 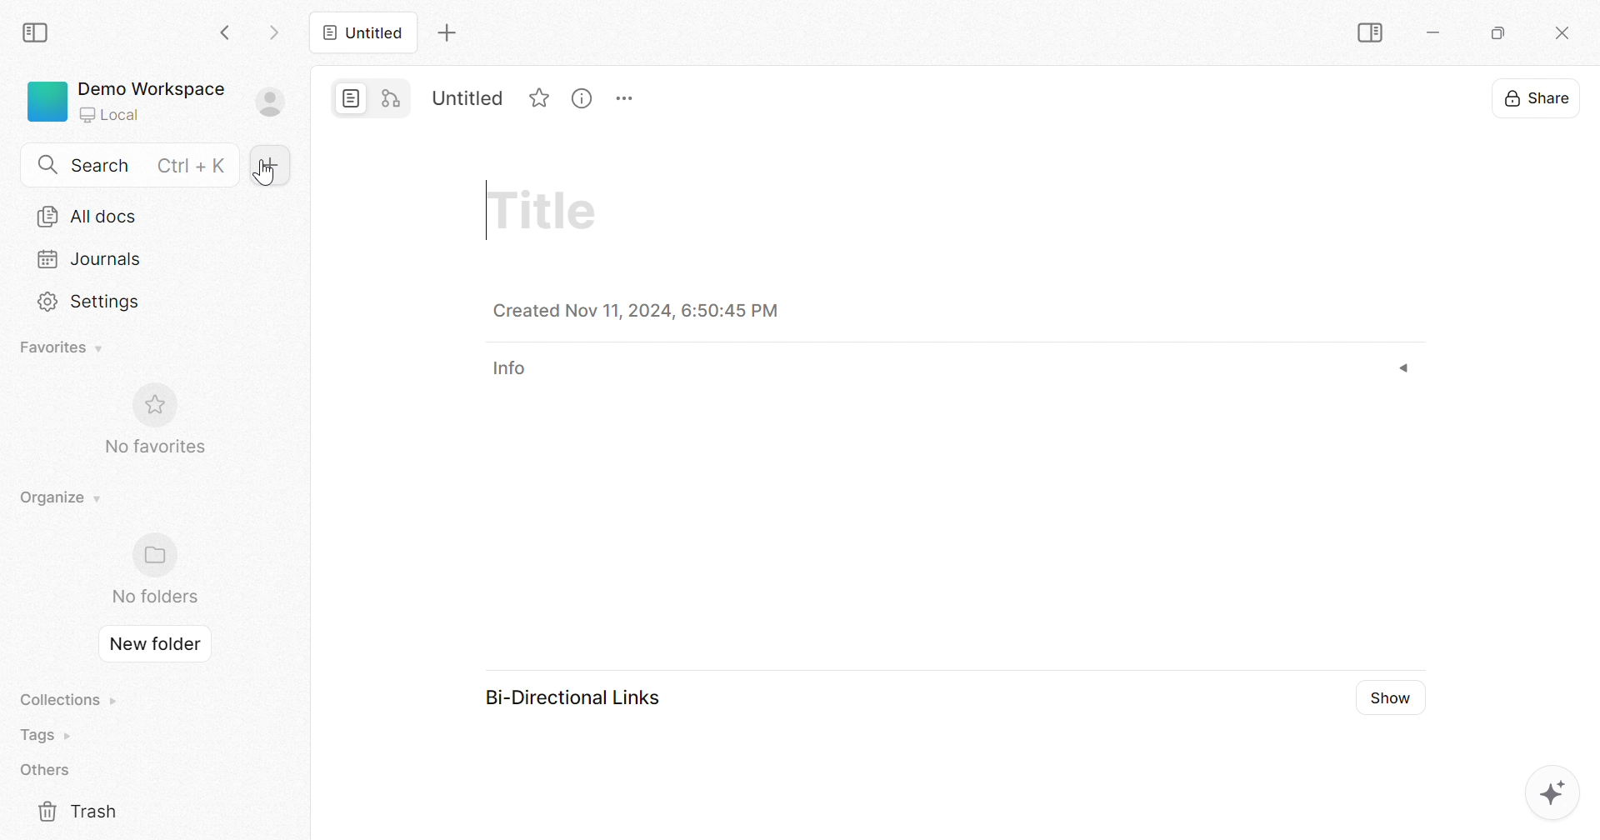 What do you see at coordinates (153, 643) in the screenshot?
I see `New folder` at bounding box center [153, 643].